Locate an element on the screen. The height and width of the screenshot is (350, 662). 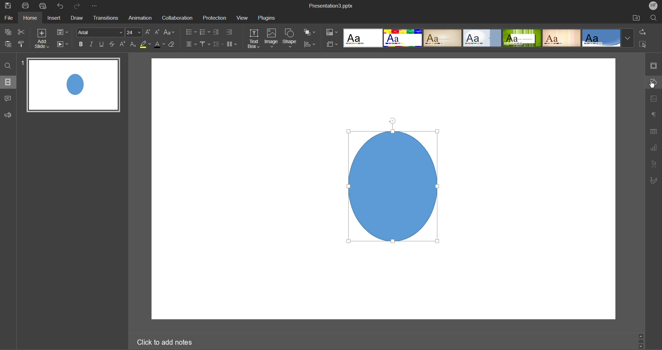
Text Art is located at coordinates (654, 165).